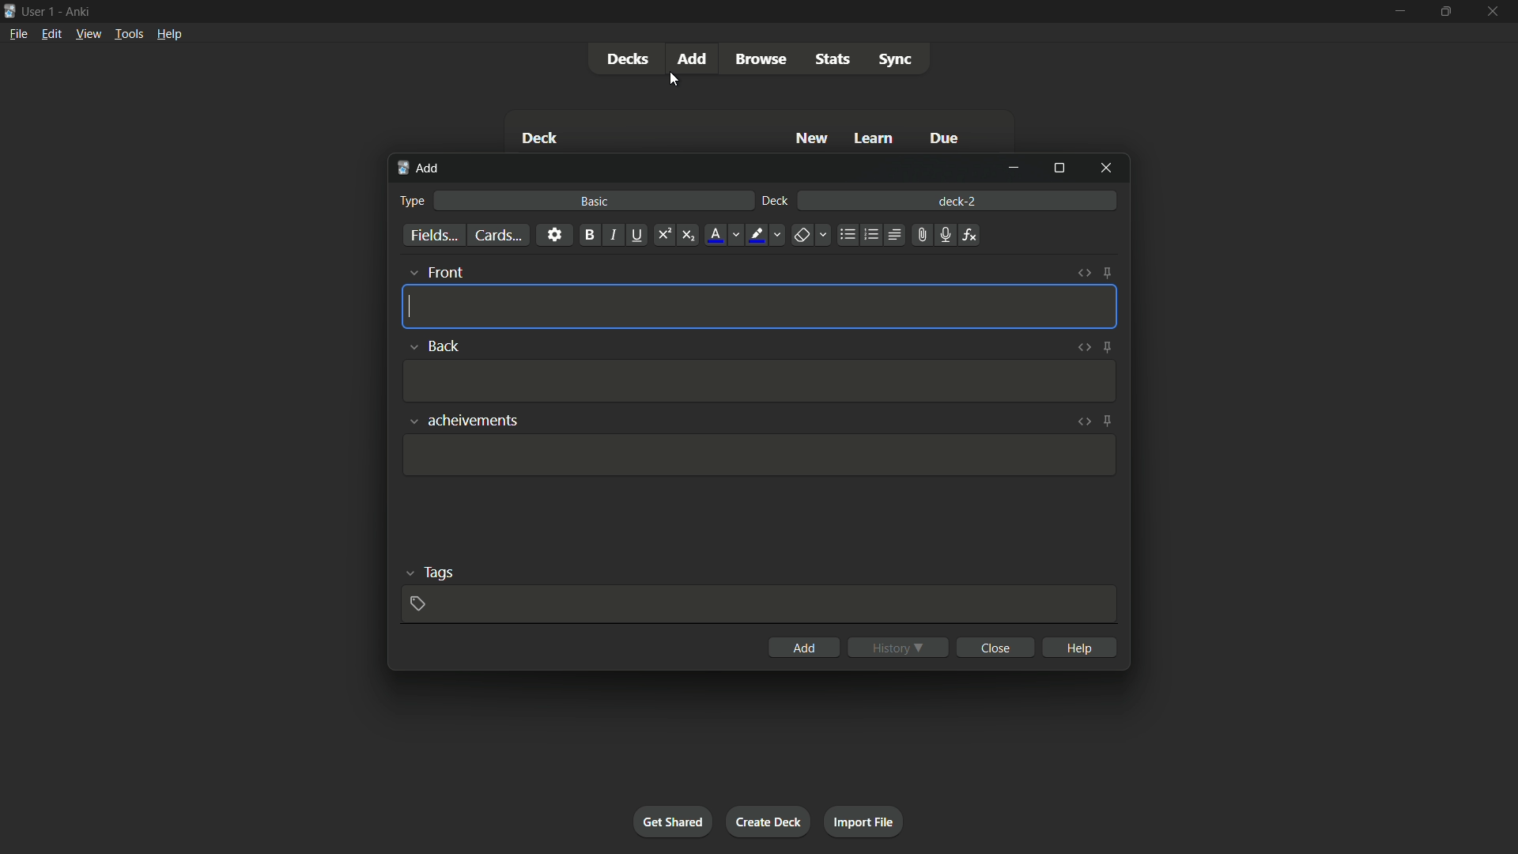 The image size is (1518, 854). Describe the element at coordinates (613, 235) in the screenshot. I see `italic` at that location.